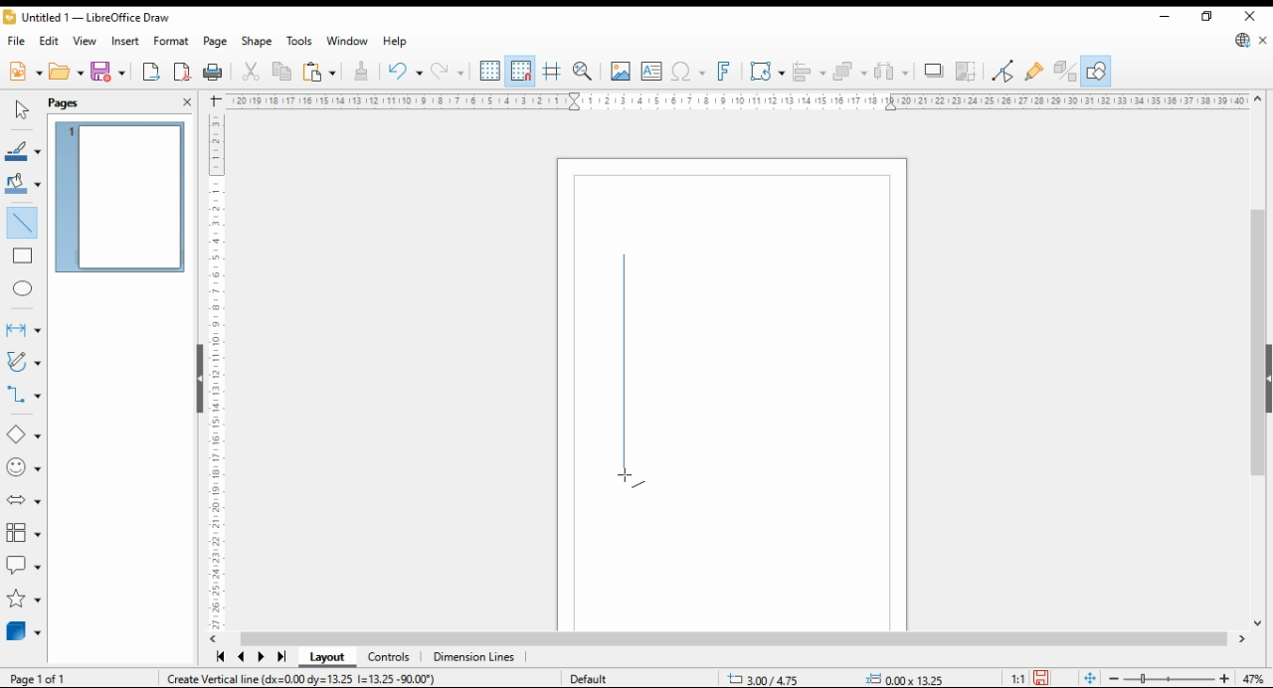 Image resolution: width=1273 pixels, height=688 pixels. I want to click on curves and polygons, so click(22, 363).